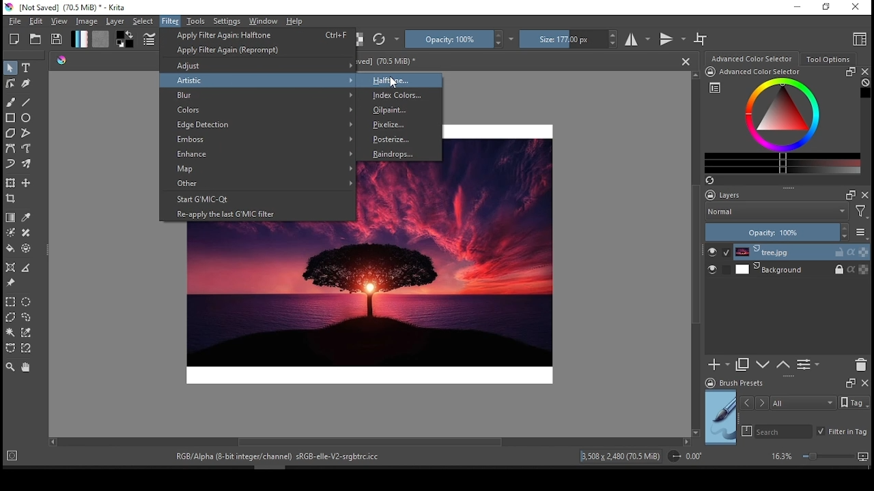 The image size is (874, 491). What do you see at coordinates (10, 199) in the screenshot?
I see `crop the image to an area` at bounding box center [10, 199].